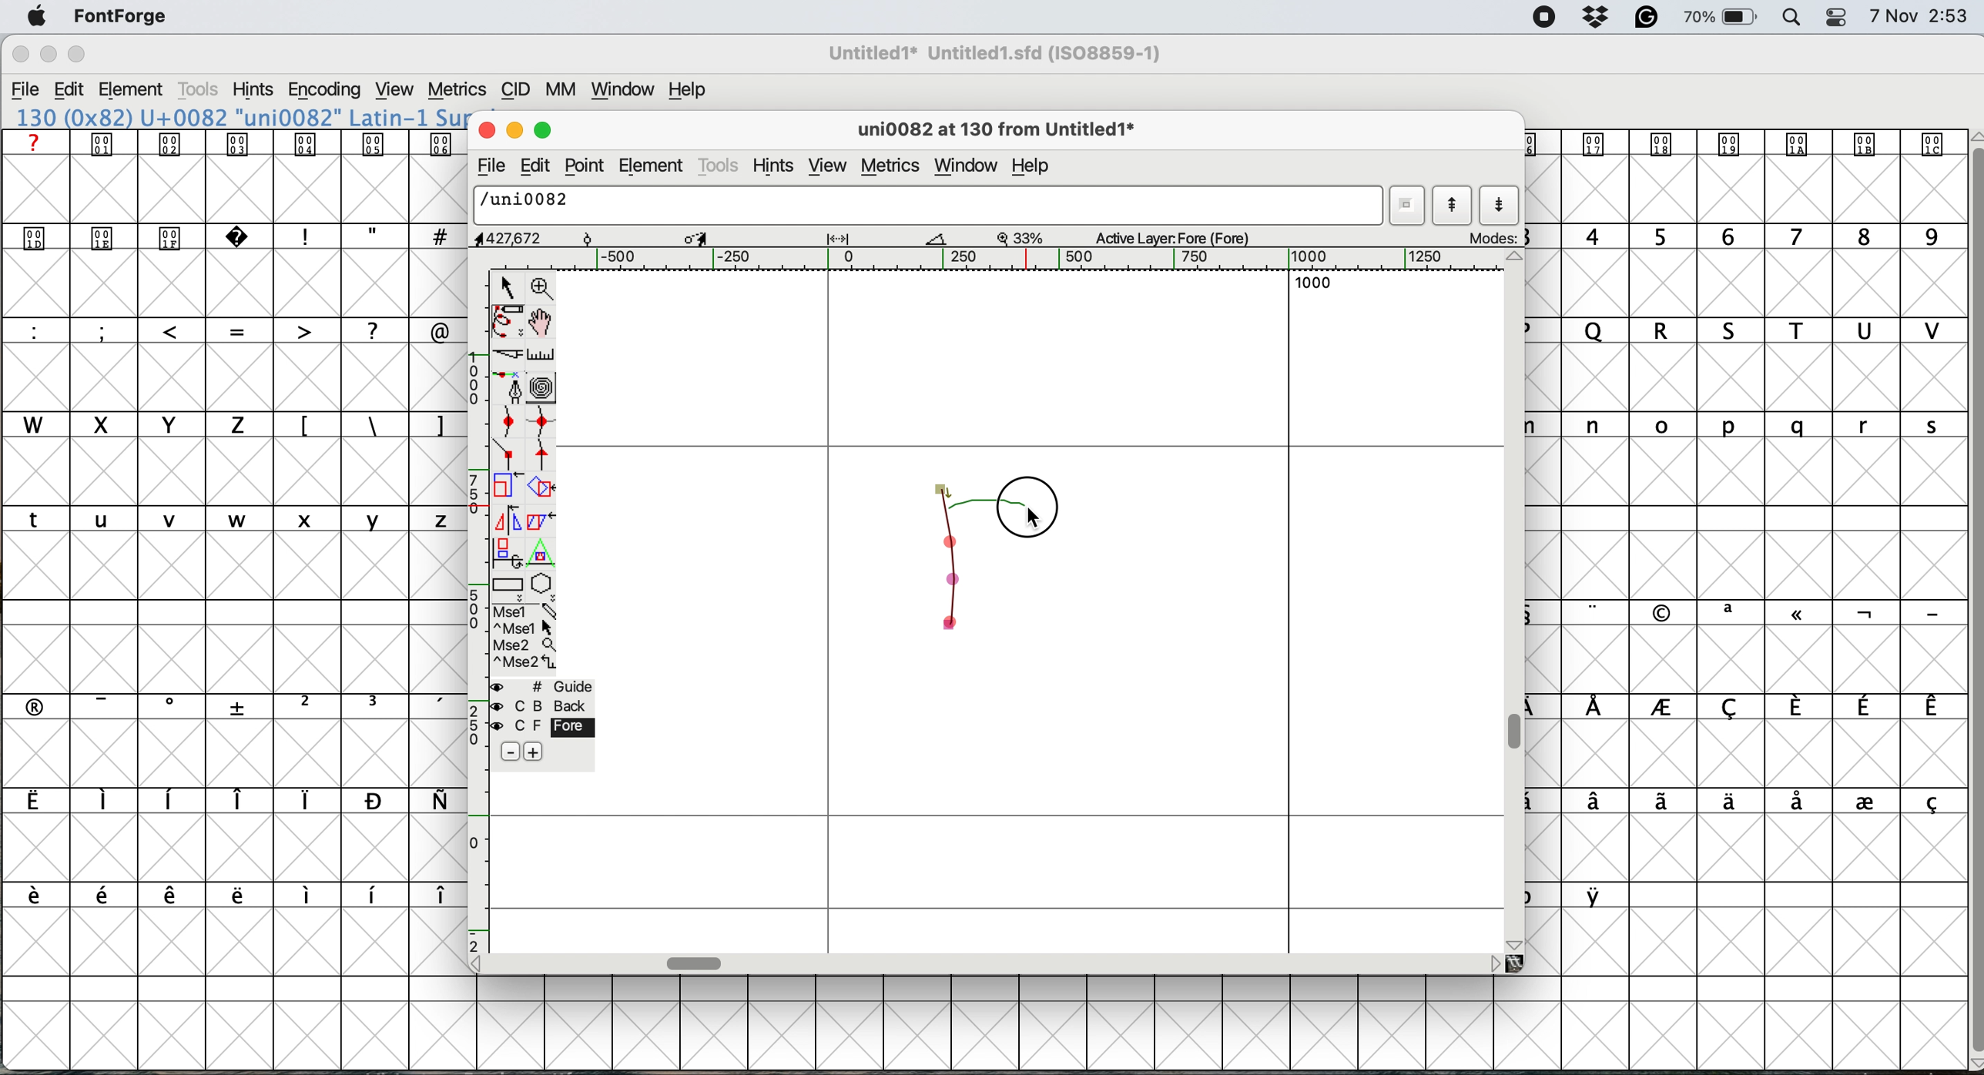 Image resolution: width=1984 pixels, height=1075 pixels. Describe the element at coordinates (502, 355) in the screenshot. I see `cut splines in two` at that location.